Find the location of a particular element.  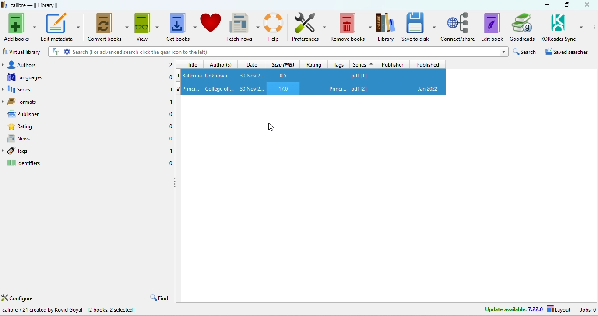

college of ... is located at coordinates (220, 88).